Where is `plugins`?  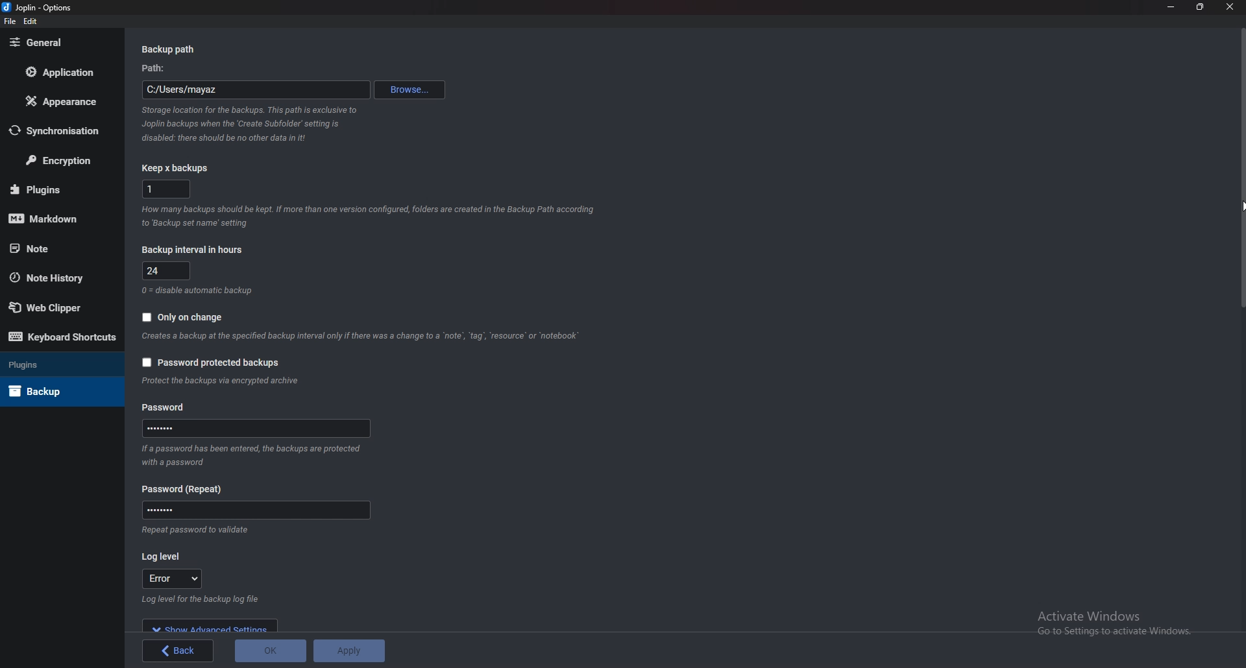
plugins is located at coordinates (55, 189).